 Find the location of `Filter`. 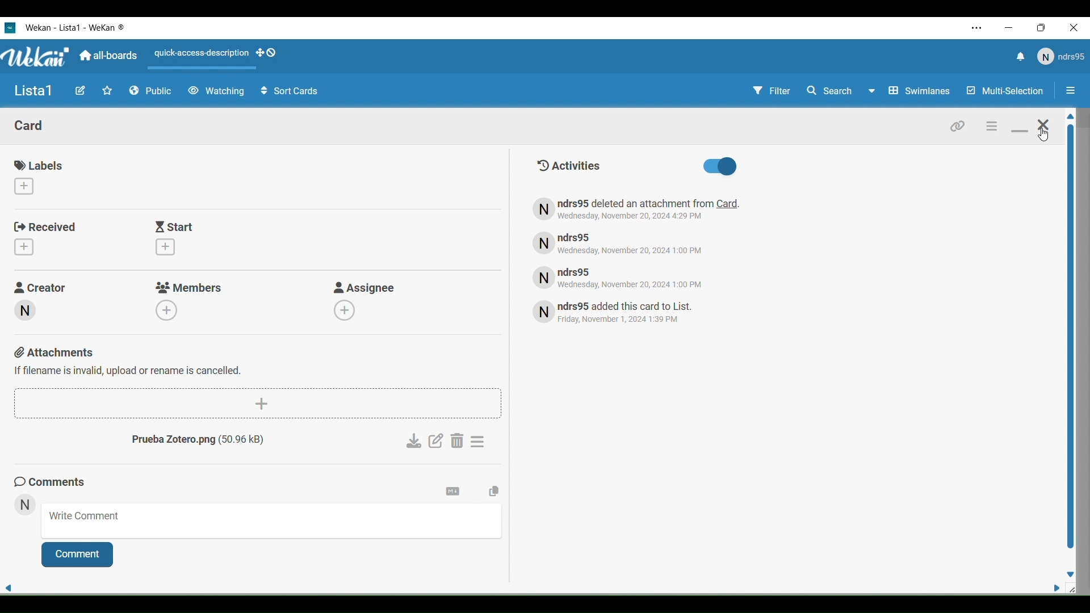

Filter is located at coordinates (771, 93).